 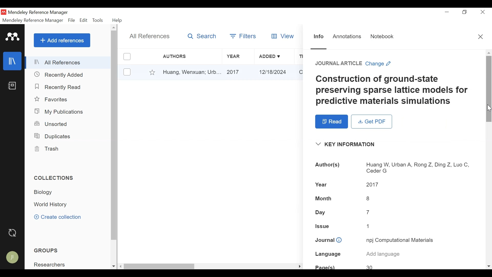 I want to click on 8, so click(x=369, y=198).